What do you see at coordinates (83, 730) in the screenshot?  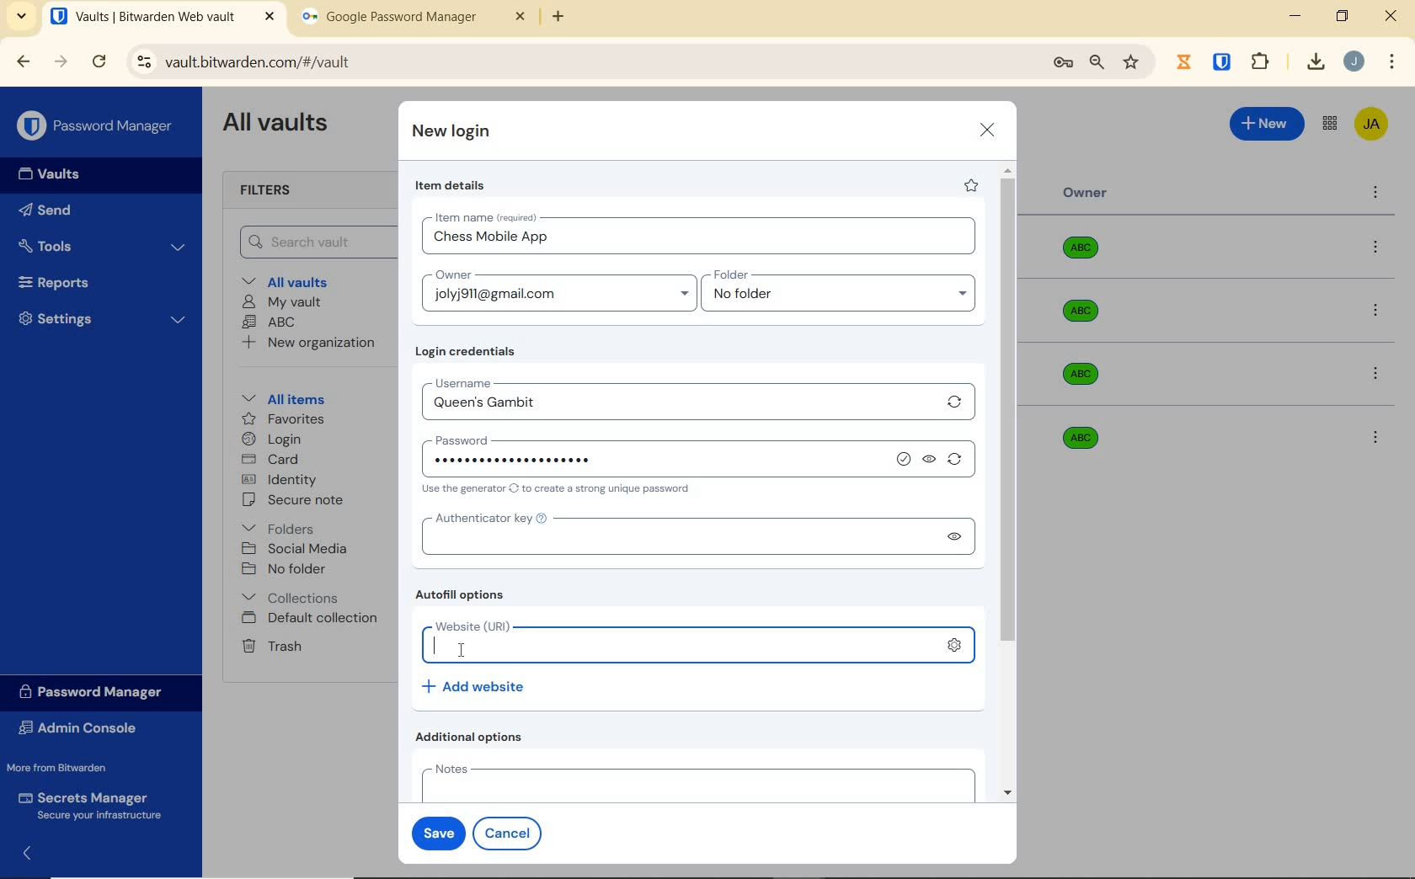 I see `Admin Console` at bounding box center [83, 730].